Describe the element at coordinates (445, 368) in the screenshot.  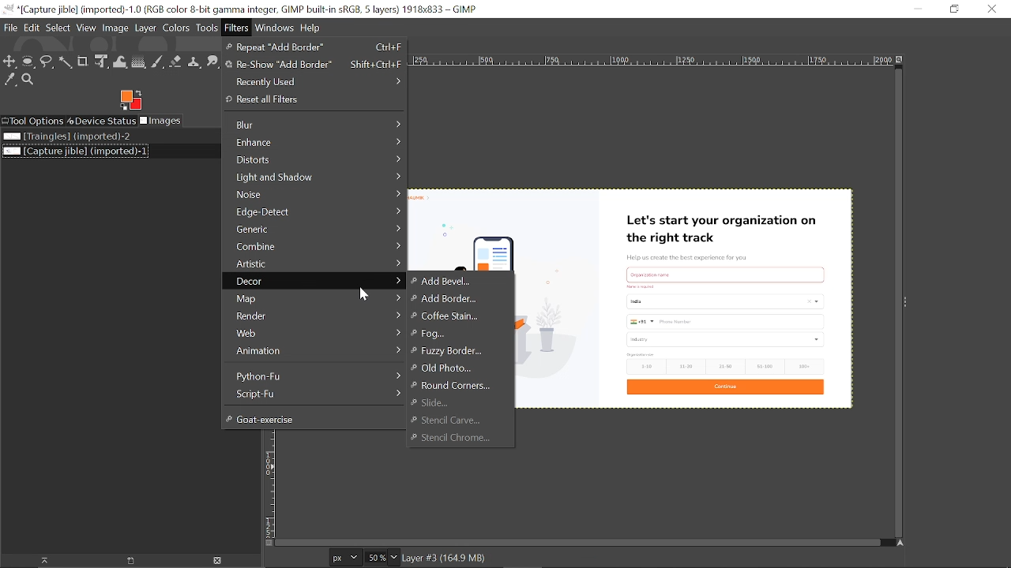
I see `Old Photo` at that location.